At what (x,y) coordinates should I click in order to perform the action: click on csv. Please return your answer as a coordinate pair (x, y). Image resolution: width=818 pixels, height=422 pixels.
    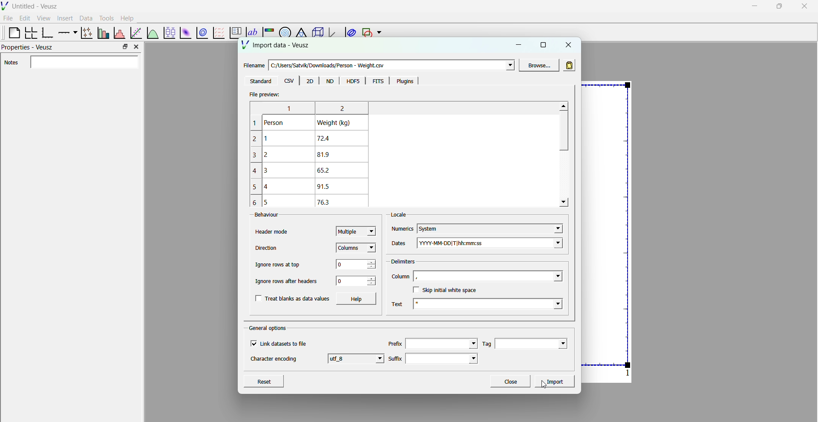
    Looking at the image, I should click on (289, 81).